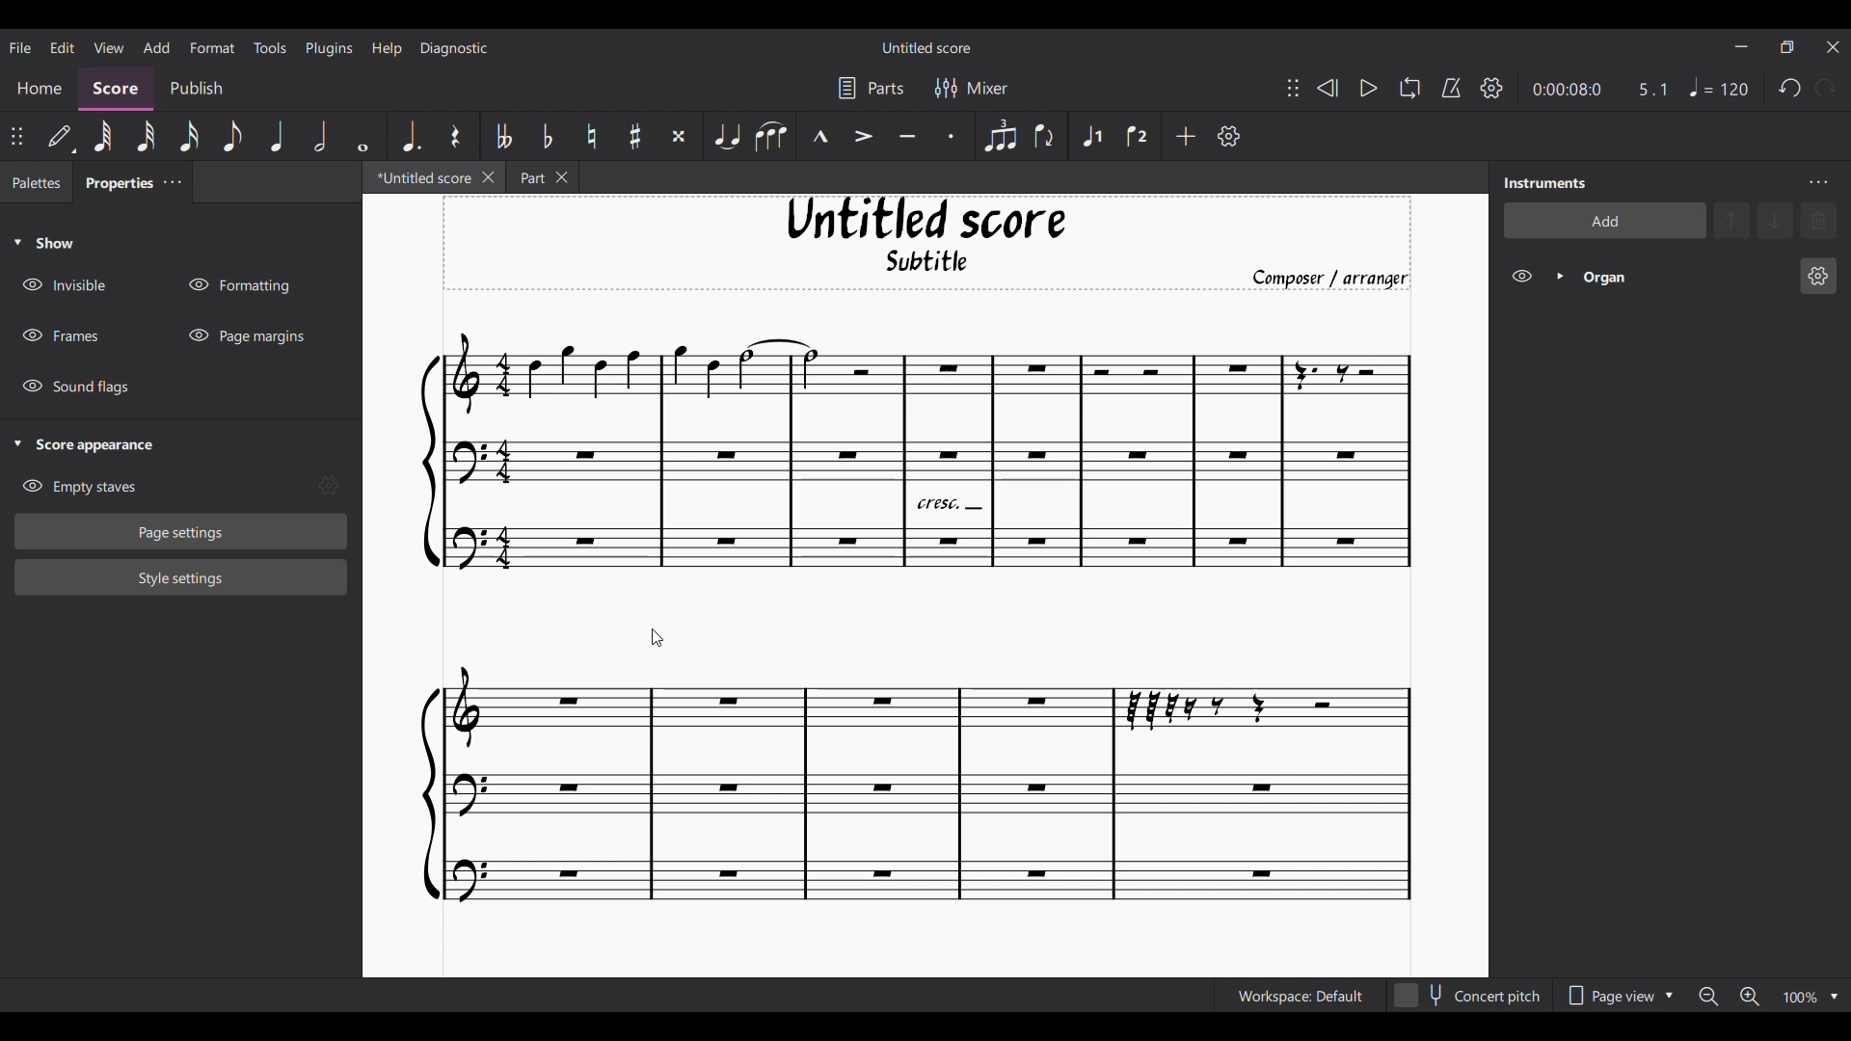 The height and width of the screenshot is (1041, 1851). What do you see at coordinates (148, 138) in the screenshot?
I see `32nd note` at bounding box center [148, 138].